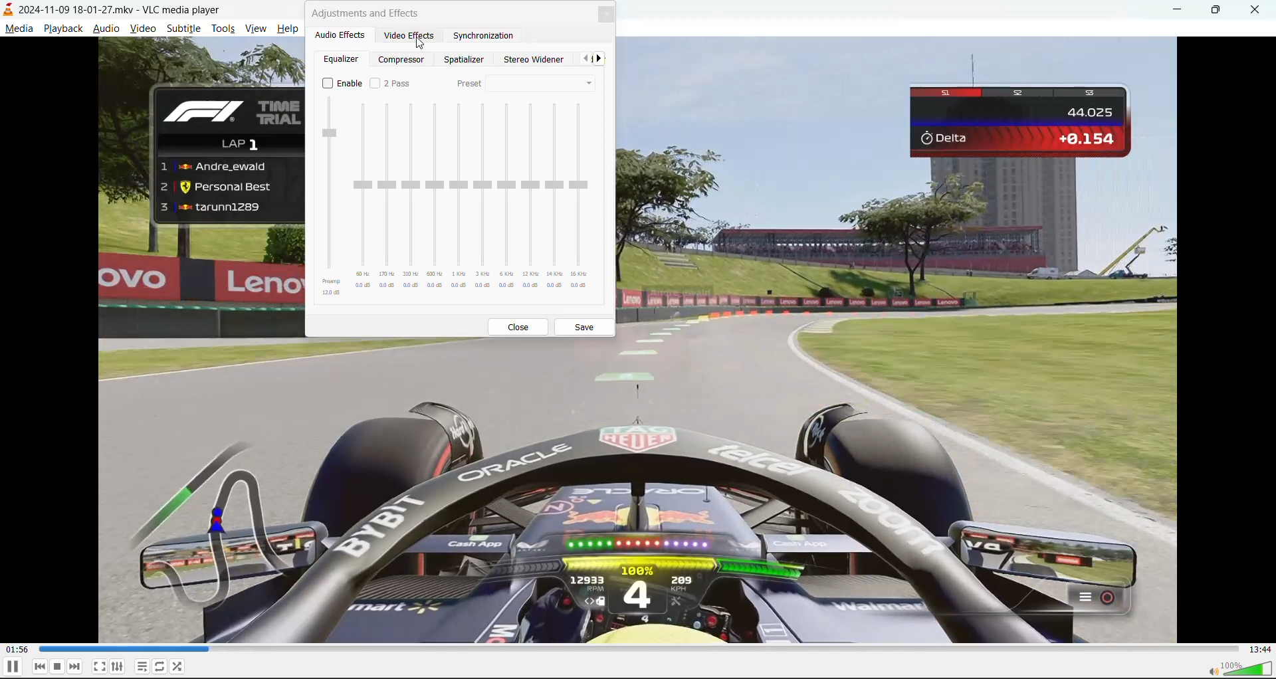 This screenshot has height=679, width=1276. Describe the element at coordinates (1241, 670) in the screenshot. I see `volume` at that location.